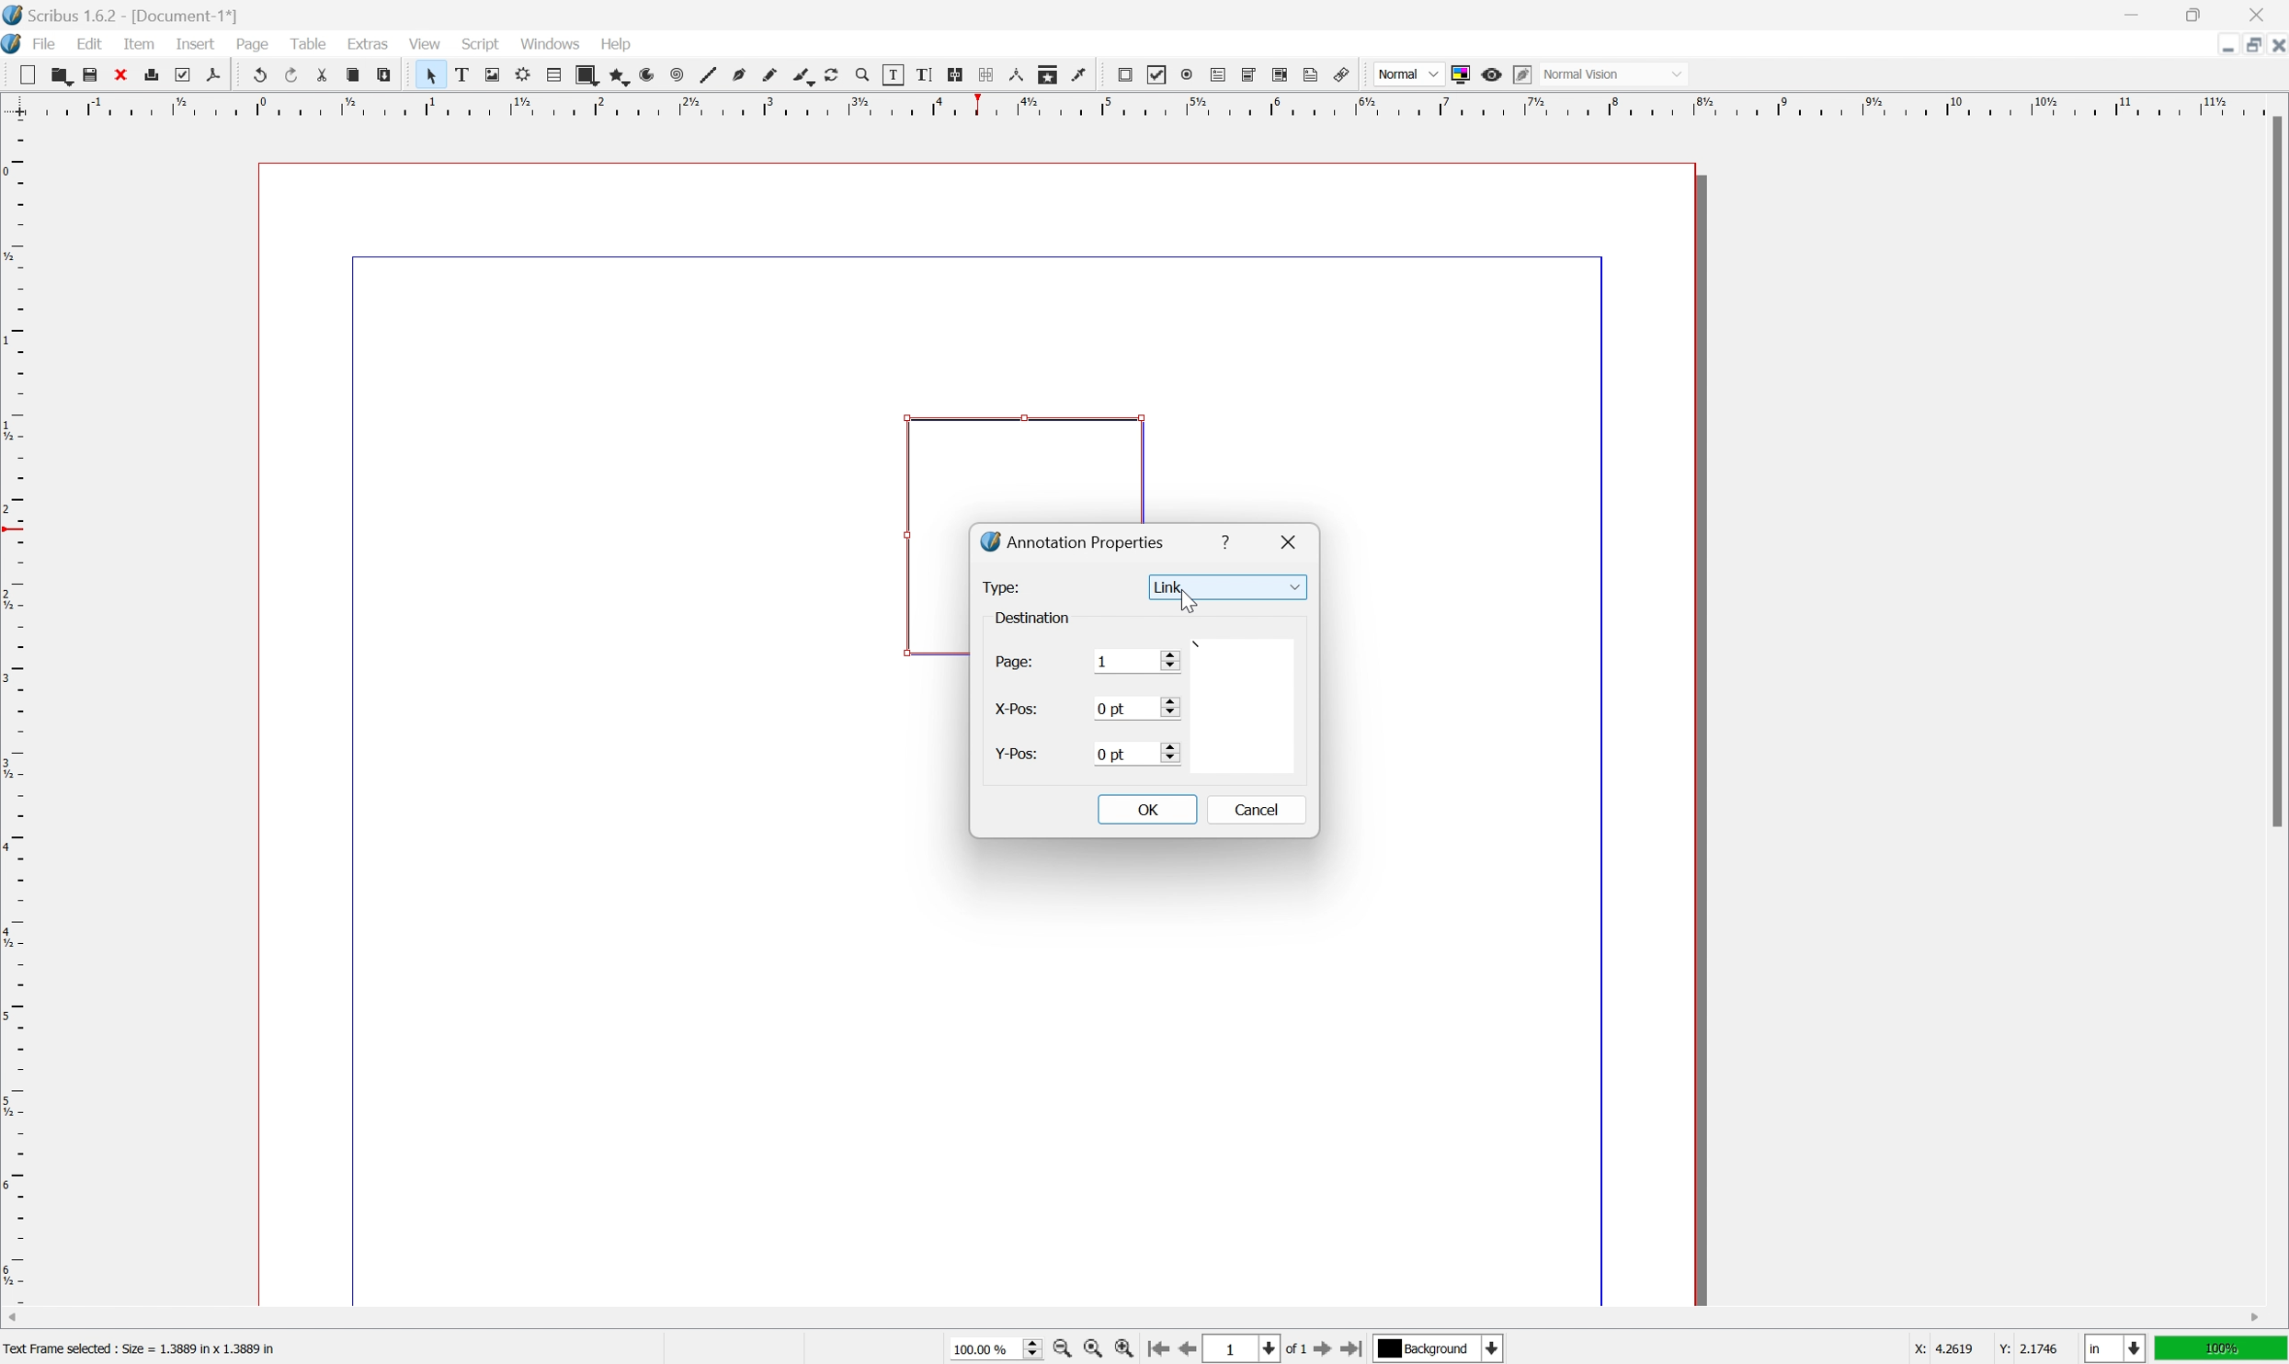  What do you see at coordinates (1183, 1348) in the screenshot?
I see `go to previous page` at bounding box center [1183, 1348].